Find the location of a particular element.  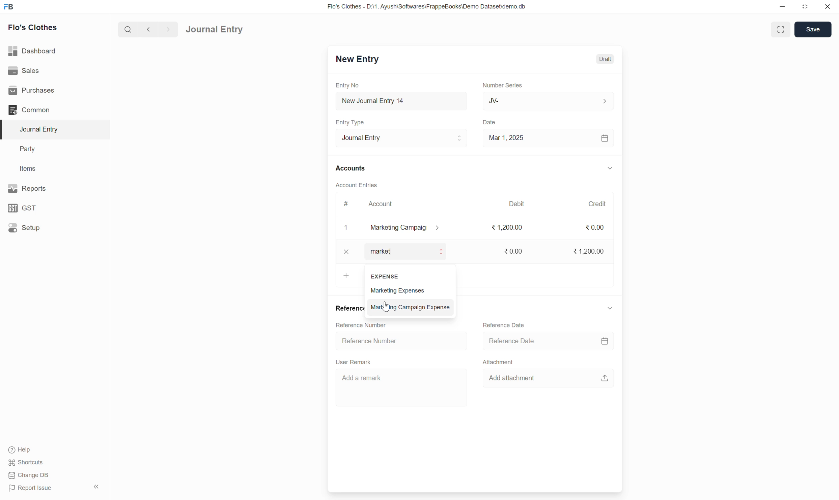

# is located at coordinates (346, 204).